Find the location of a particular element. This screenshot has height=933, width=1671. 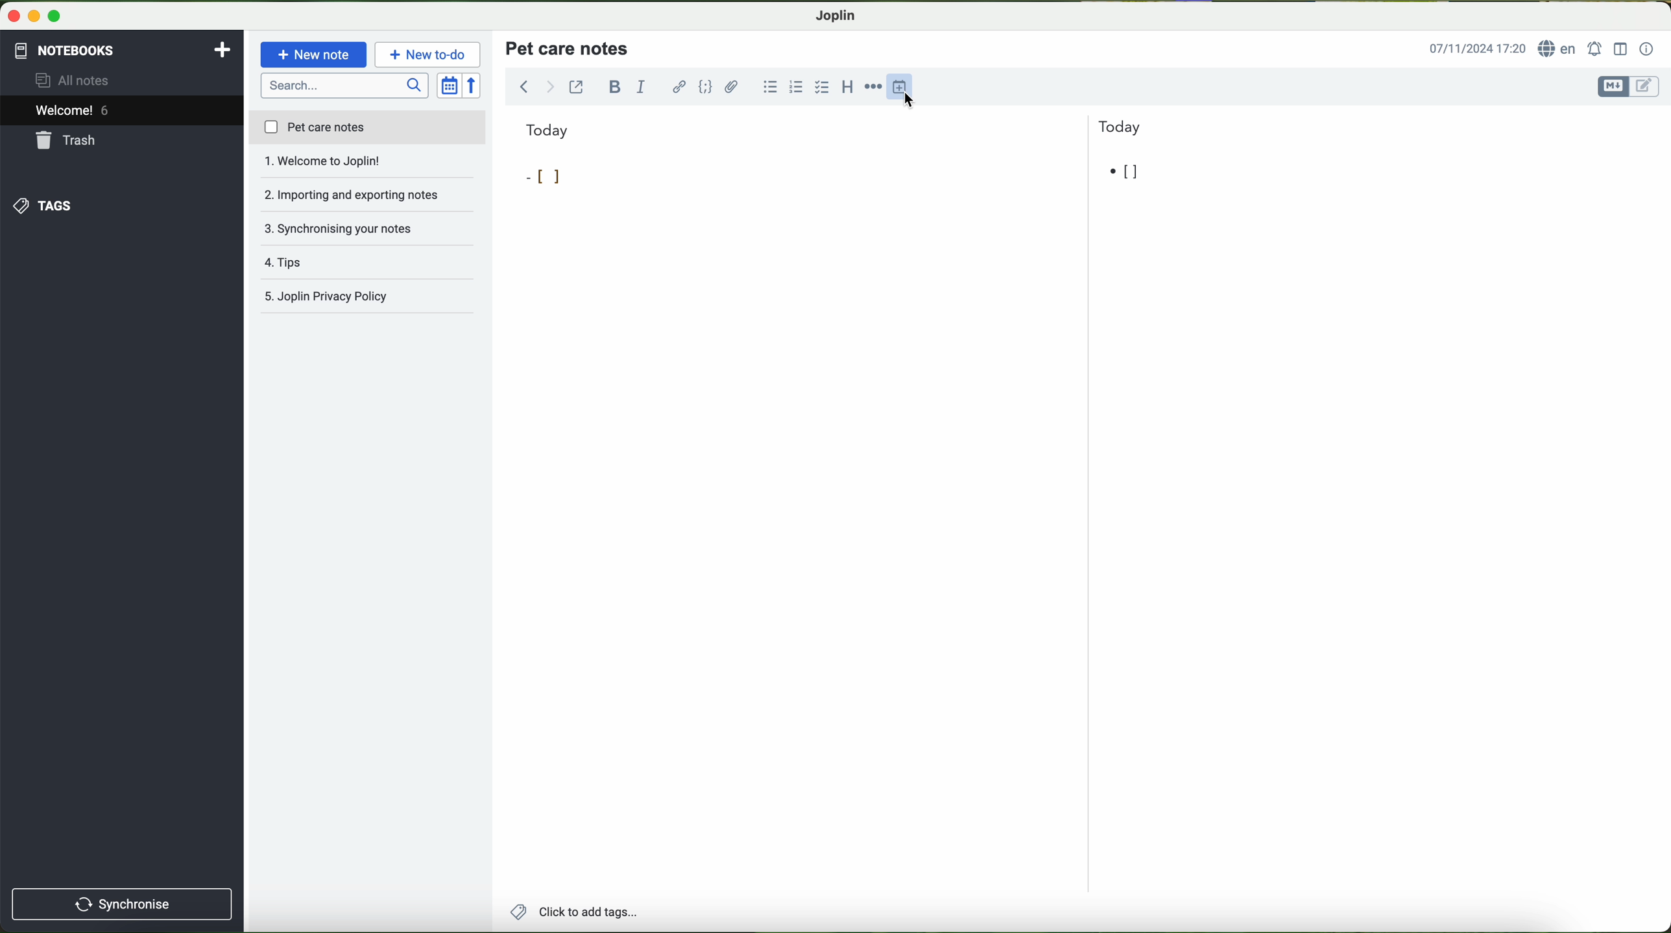

toggle sort order field is located at coordinates (450, 86).